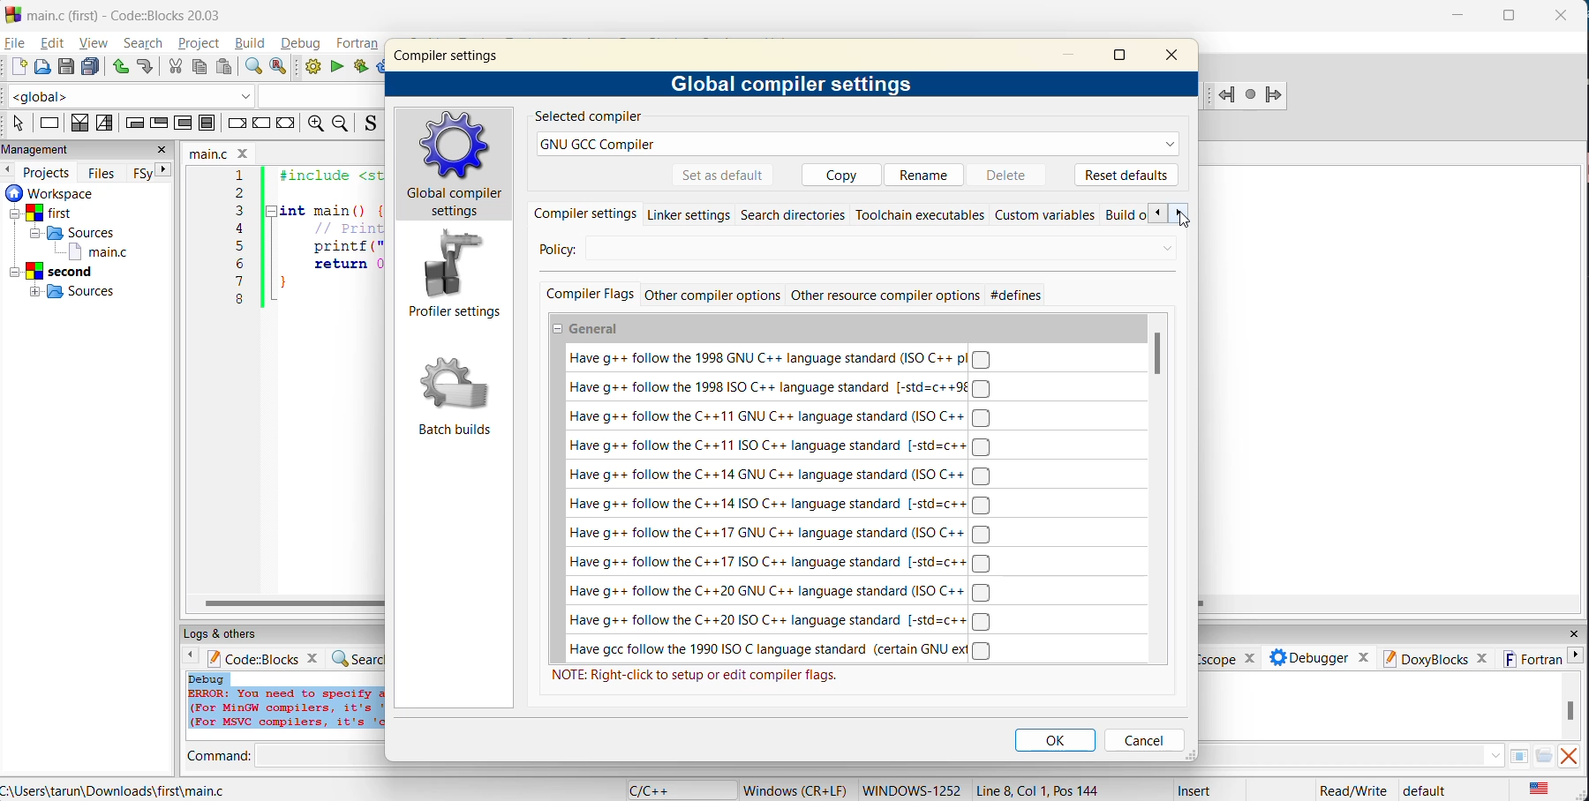 The width and height of the screenshot is (1589, 801). I want to click on projects, so click(47, 172).